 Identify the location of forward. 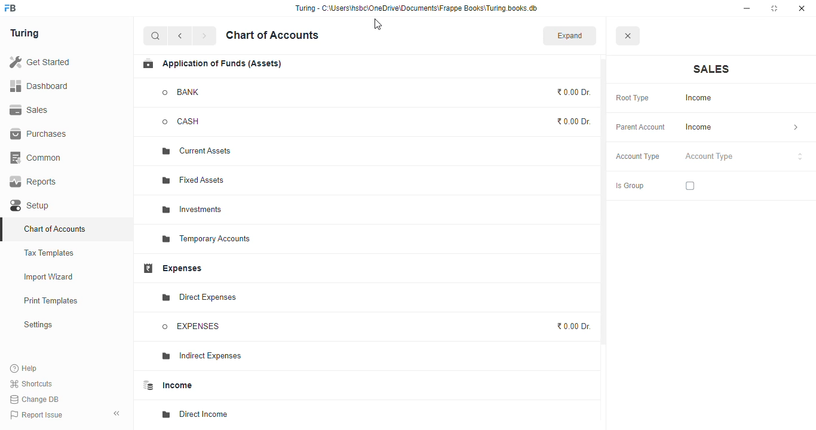
(204, 36).